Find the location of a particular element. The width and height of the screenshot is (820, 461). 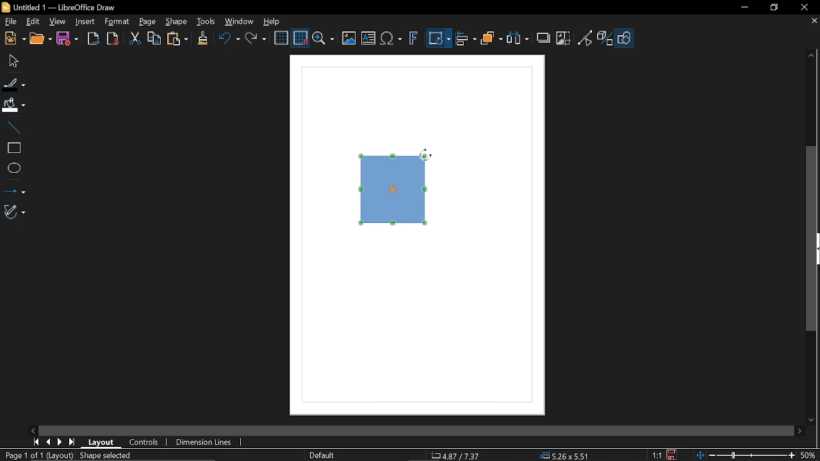

Export to pdf is located at coordinates (111, 38).